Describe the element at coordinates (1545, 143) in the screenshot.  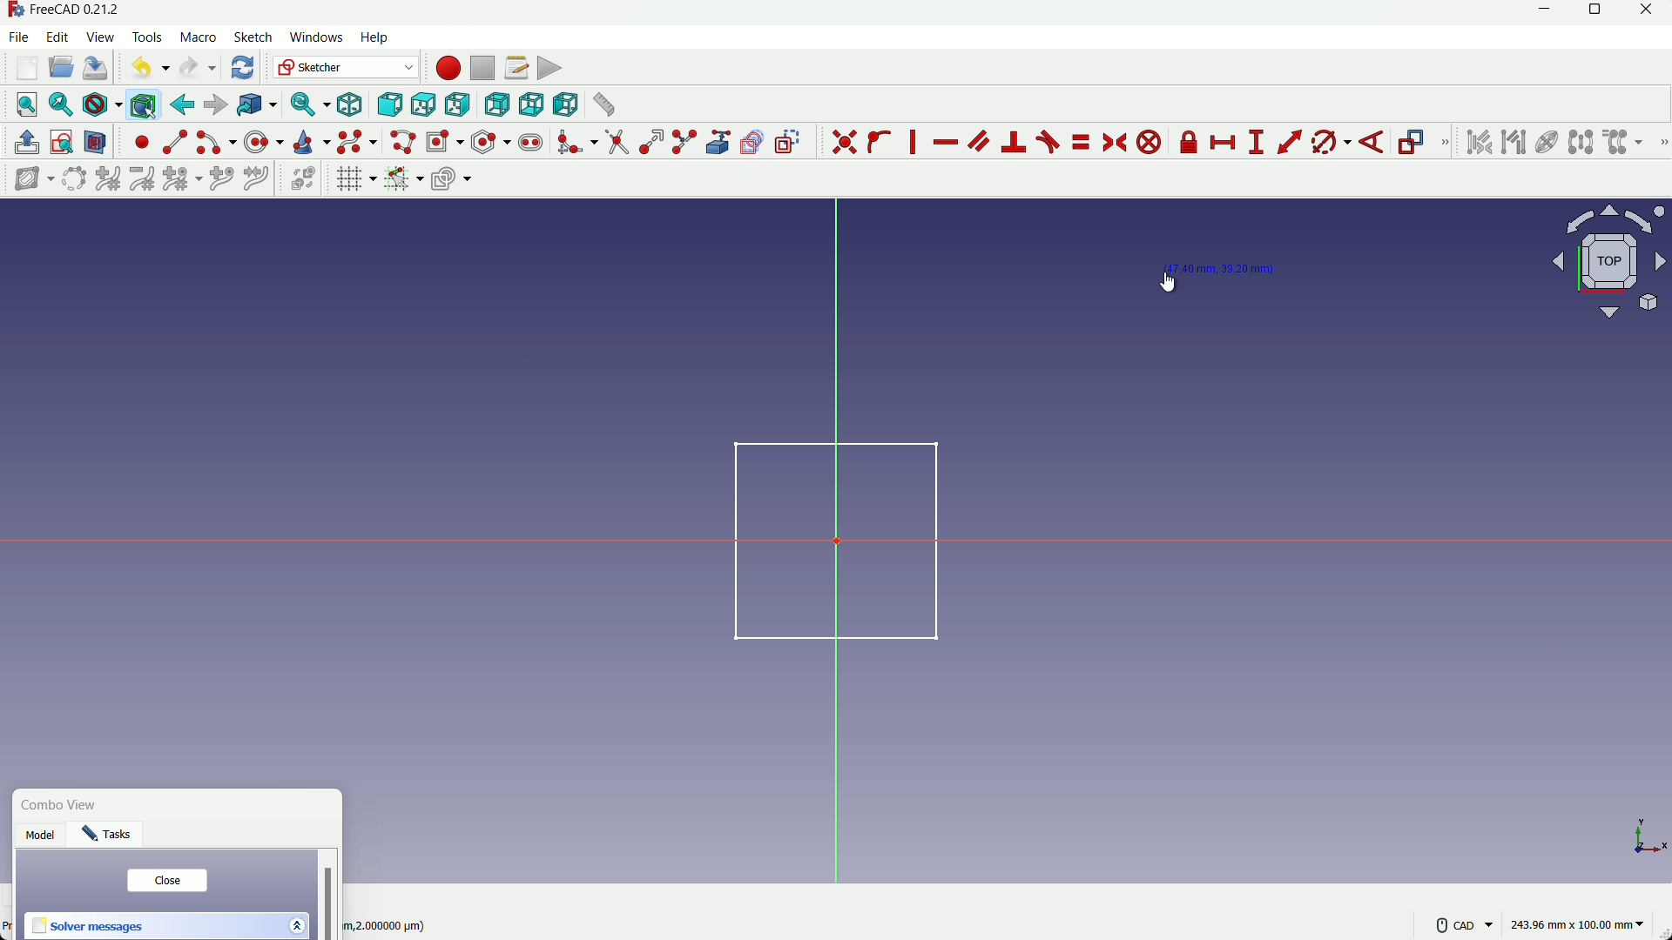
I see `show/hide internal geometry` at that location.